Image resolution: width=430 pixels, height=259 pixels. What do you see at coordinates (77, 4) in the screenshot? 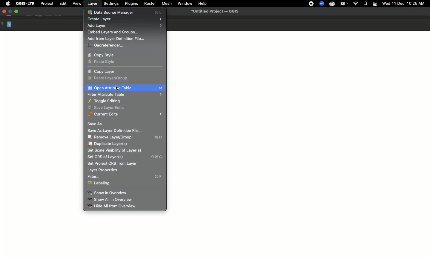
I see `View` at bounding box center [77, 4].